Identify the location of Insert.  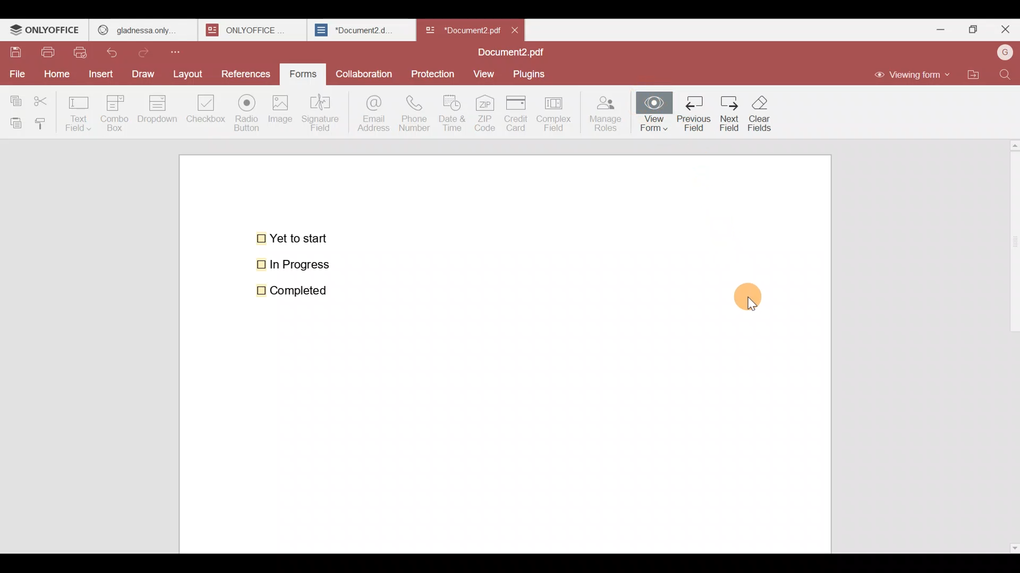
(99, 73).